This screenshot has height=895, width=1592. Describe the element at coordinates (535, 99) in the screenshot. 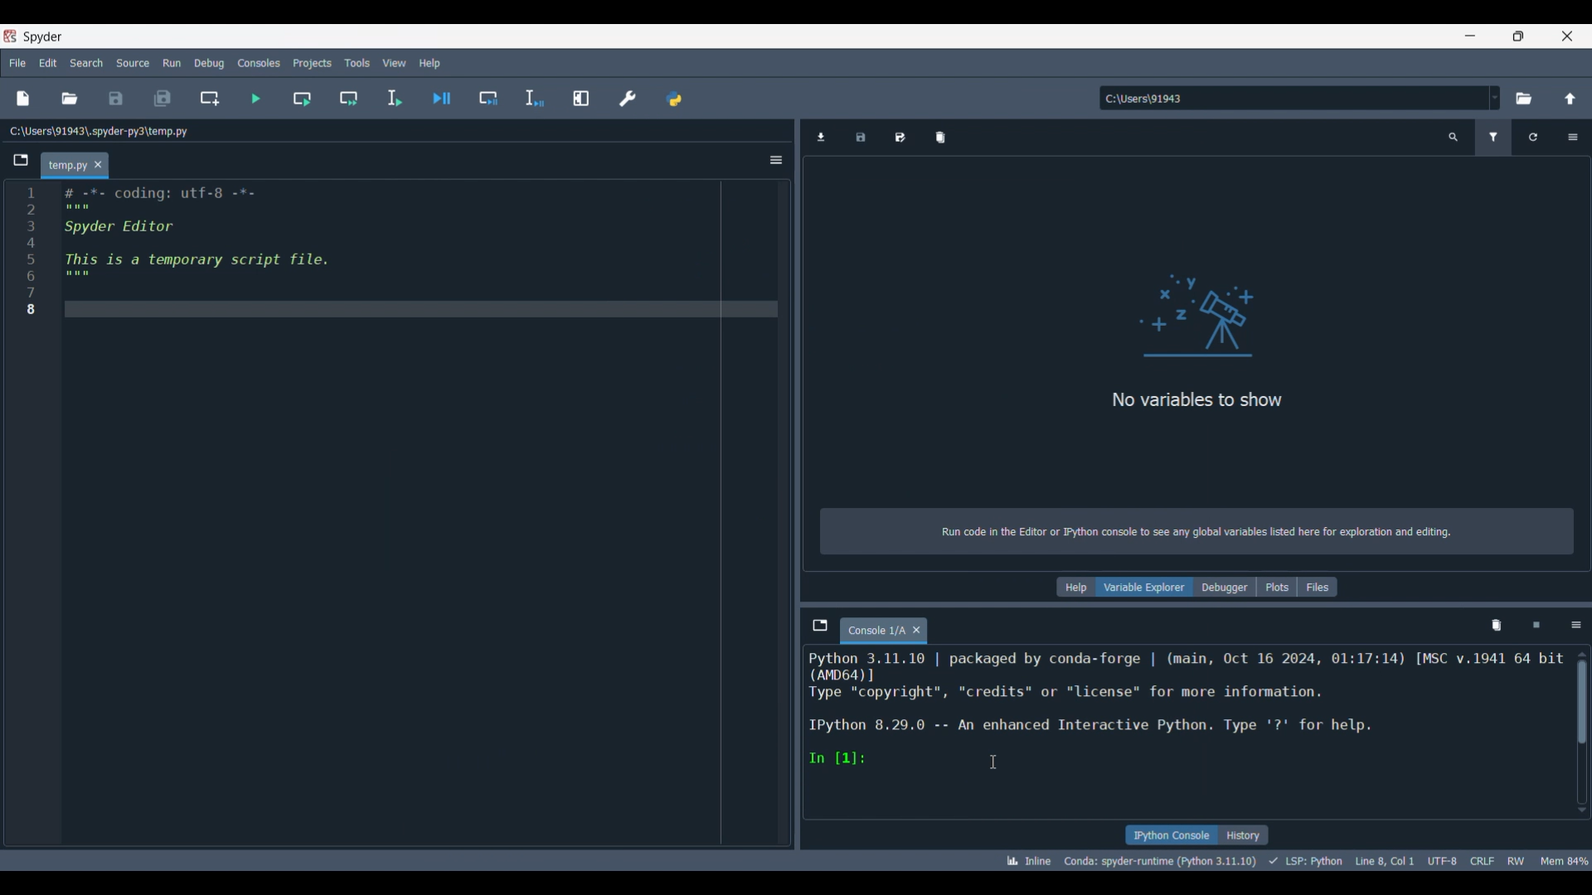

I see `Debug selection/current line` at that location.